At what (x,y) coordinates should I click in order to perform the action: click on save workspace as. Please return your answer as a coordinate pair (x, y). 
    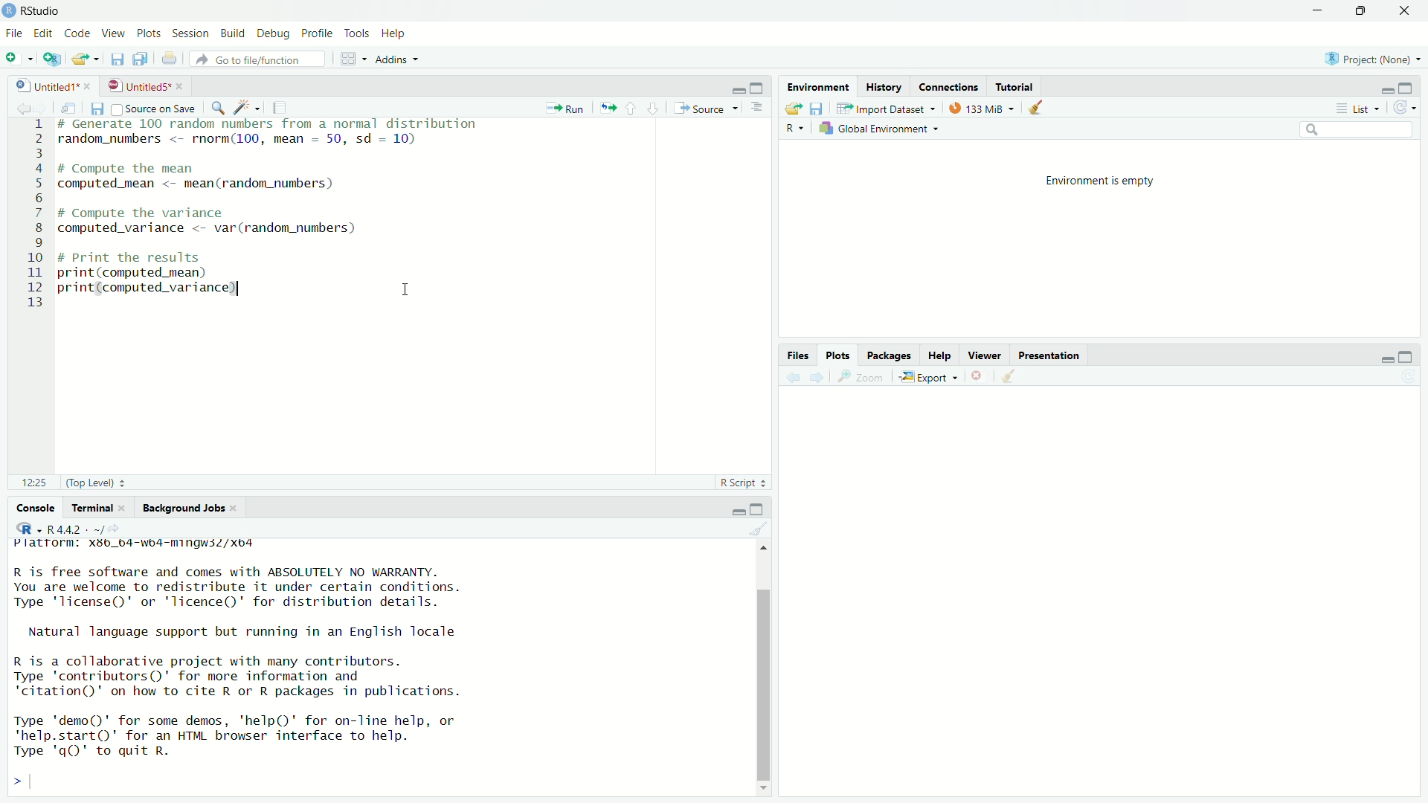
    Looking at the image, I should click on (820, 109).